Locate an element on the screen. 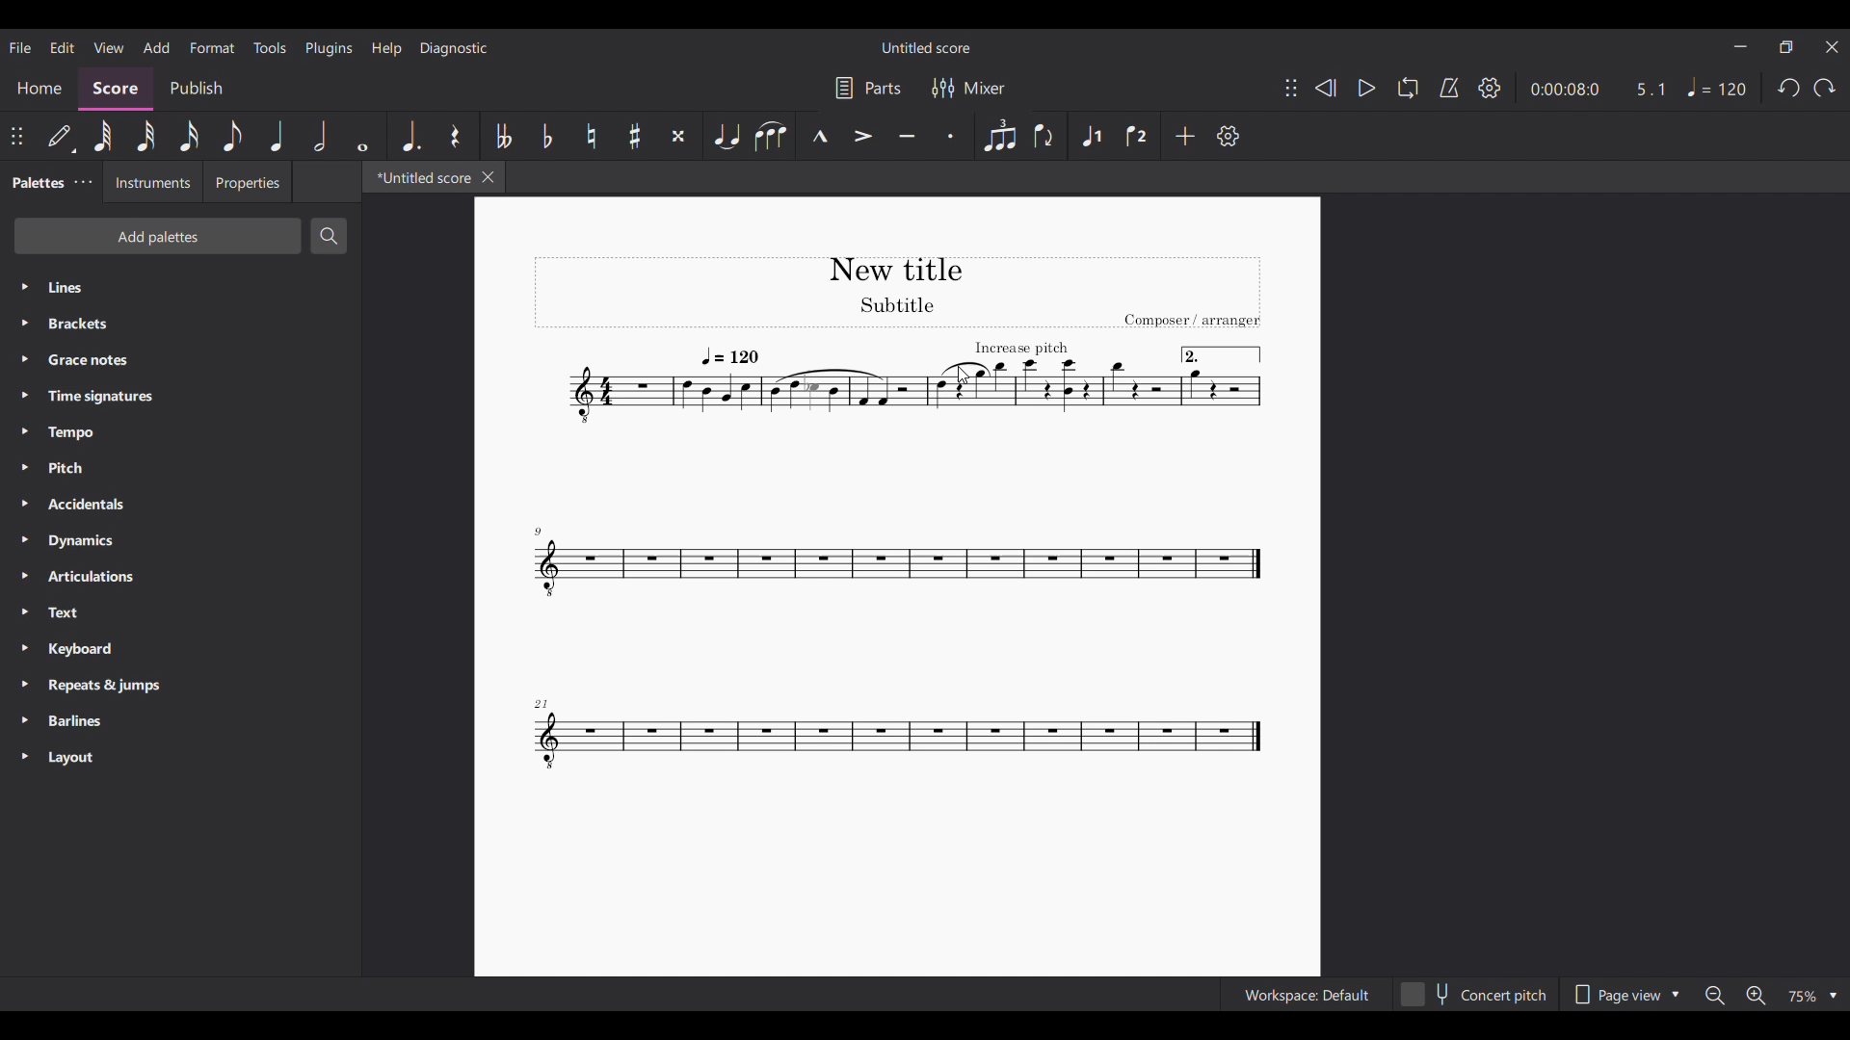 Image resolution: width=1850 pixels, height=1040 pixels. Rest is located at coordinates (456, 136).